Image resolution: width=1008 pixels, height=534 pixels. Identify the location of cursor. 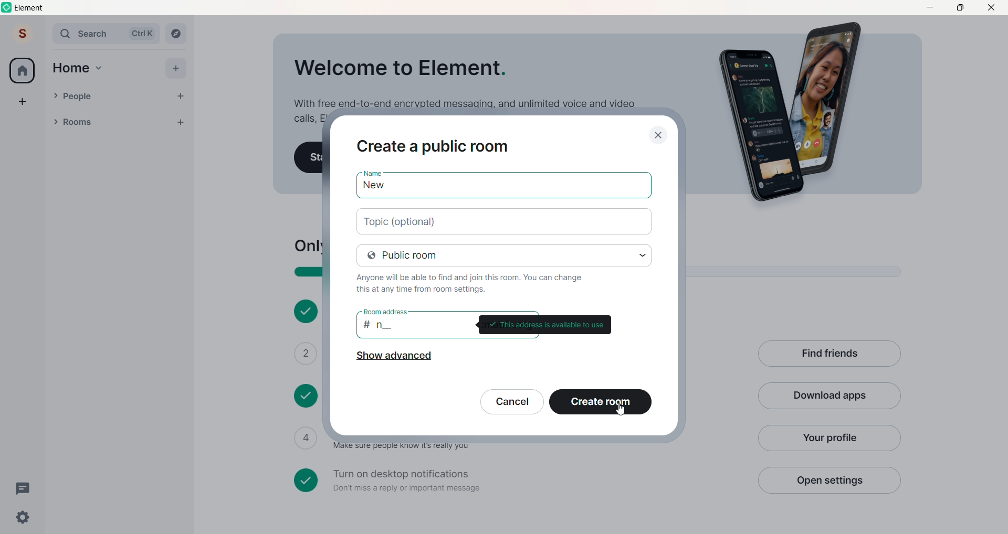
(621, 409).